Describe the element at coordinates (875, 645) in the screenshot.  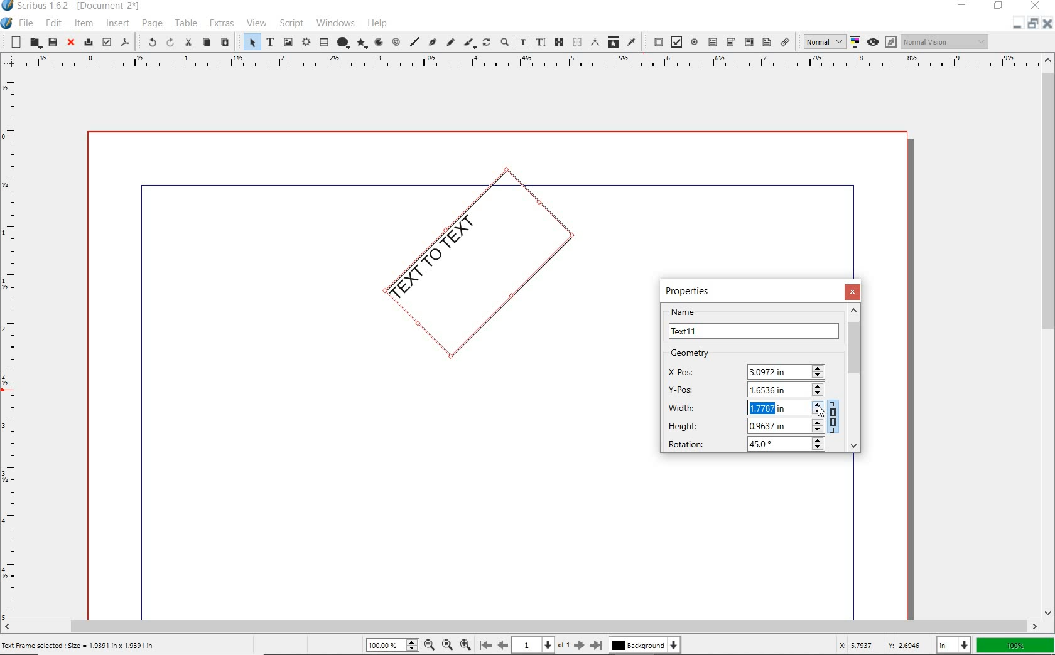
I see `coordinates` at that location.